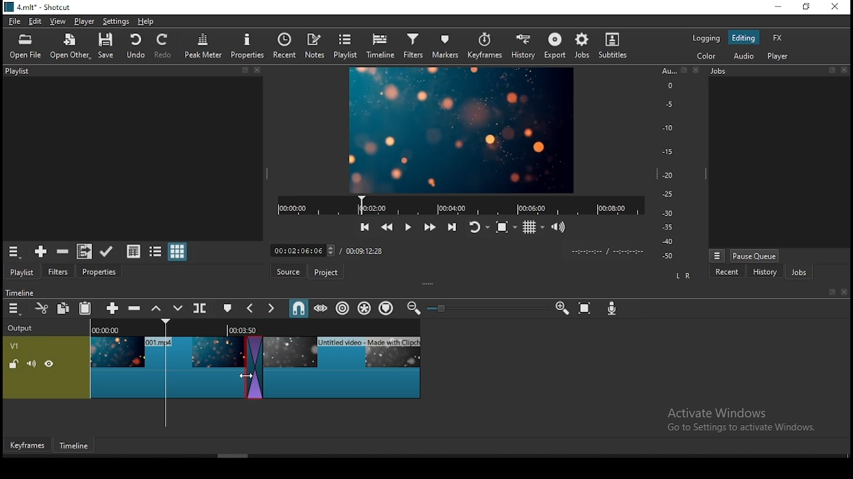 The image size is (853, 479). Describe the element at coordinates (728, 271) in the screenshot. I see `recent` at that location.